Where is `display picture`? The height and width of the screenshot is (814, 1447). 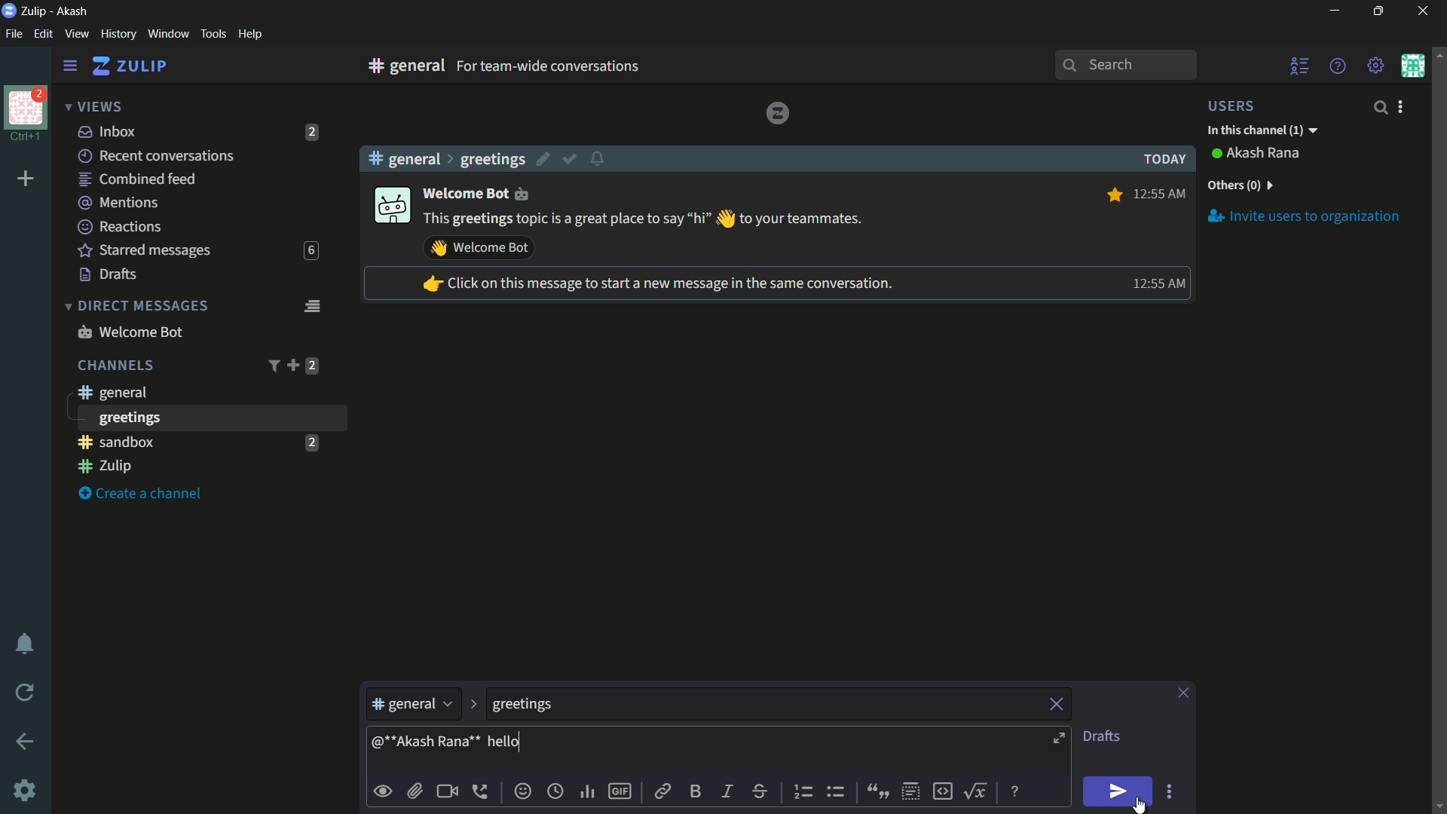 display picture is located at coordinates (390, 207).